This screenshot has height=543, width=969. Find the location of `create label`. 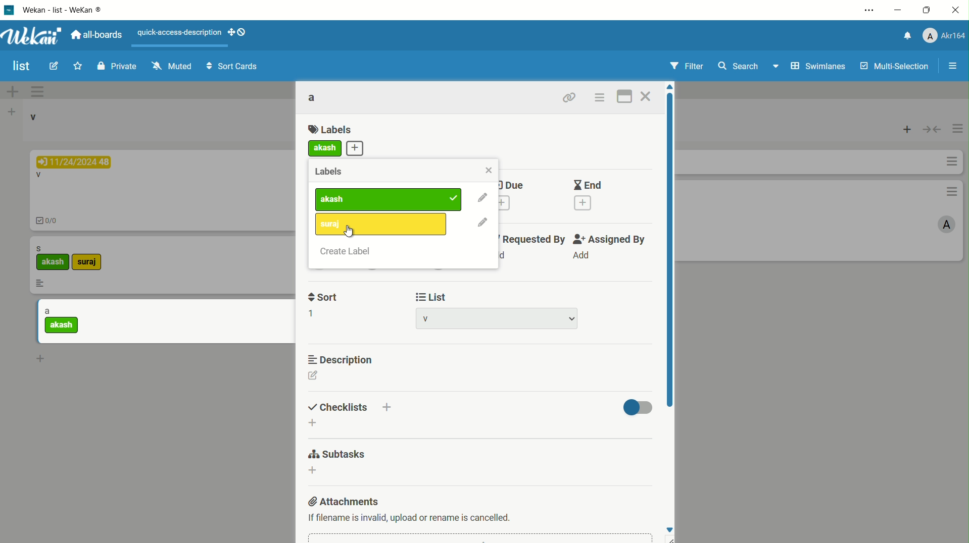

create label is located at coordinates (345, 250).